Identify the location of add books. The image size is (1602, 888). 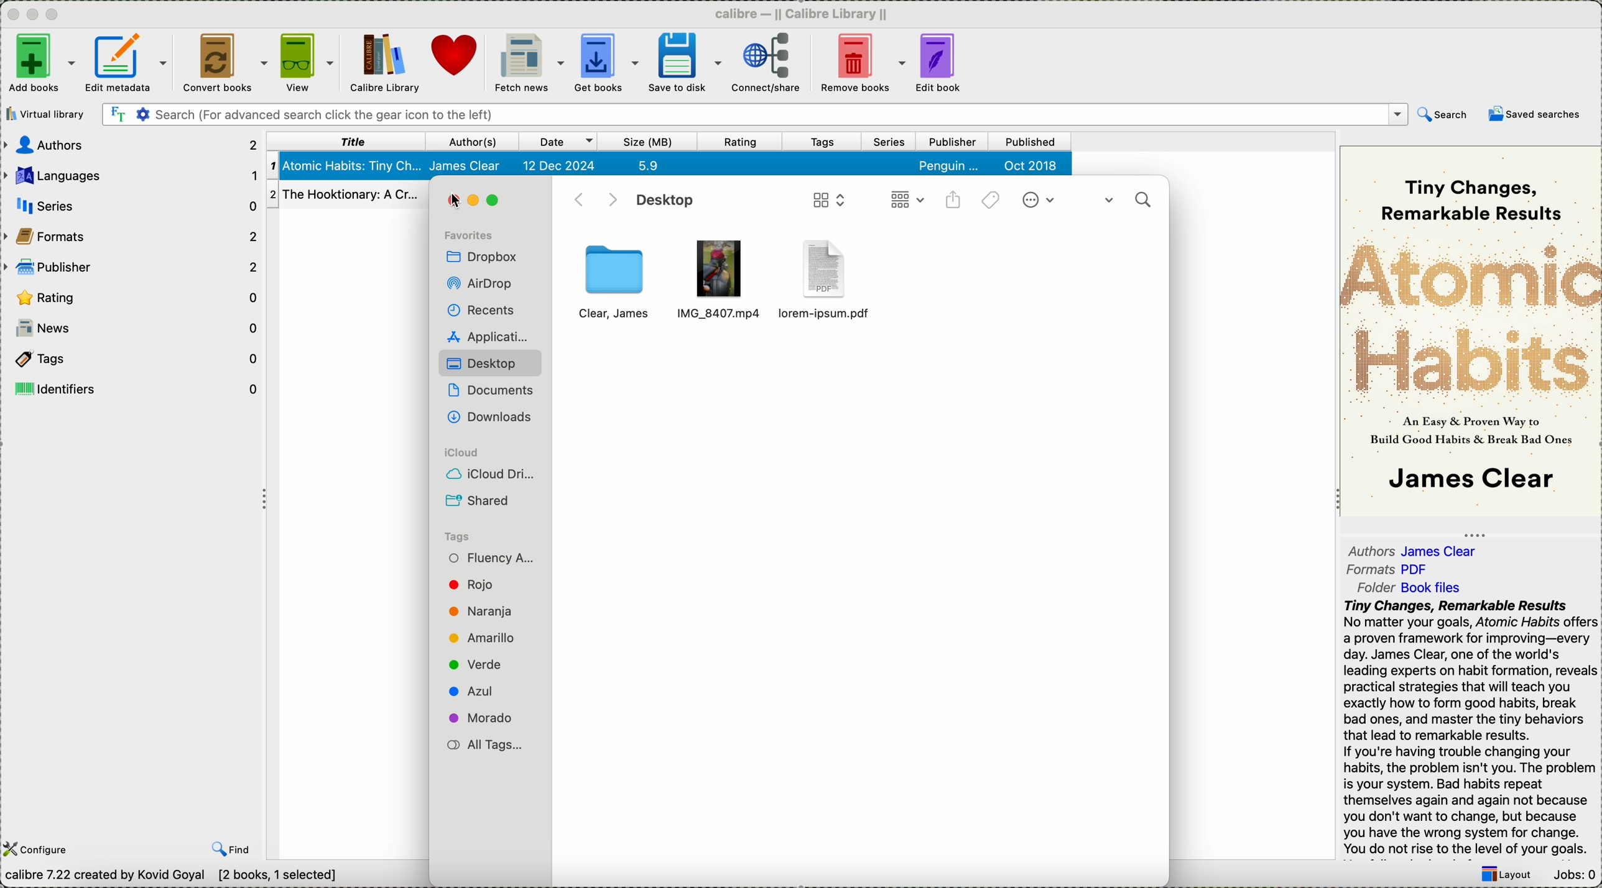
(41, 63).